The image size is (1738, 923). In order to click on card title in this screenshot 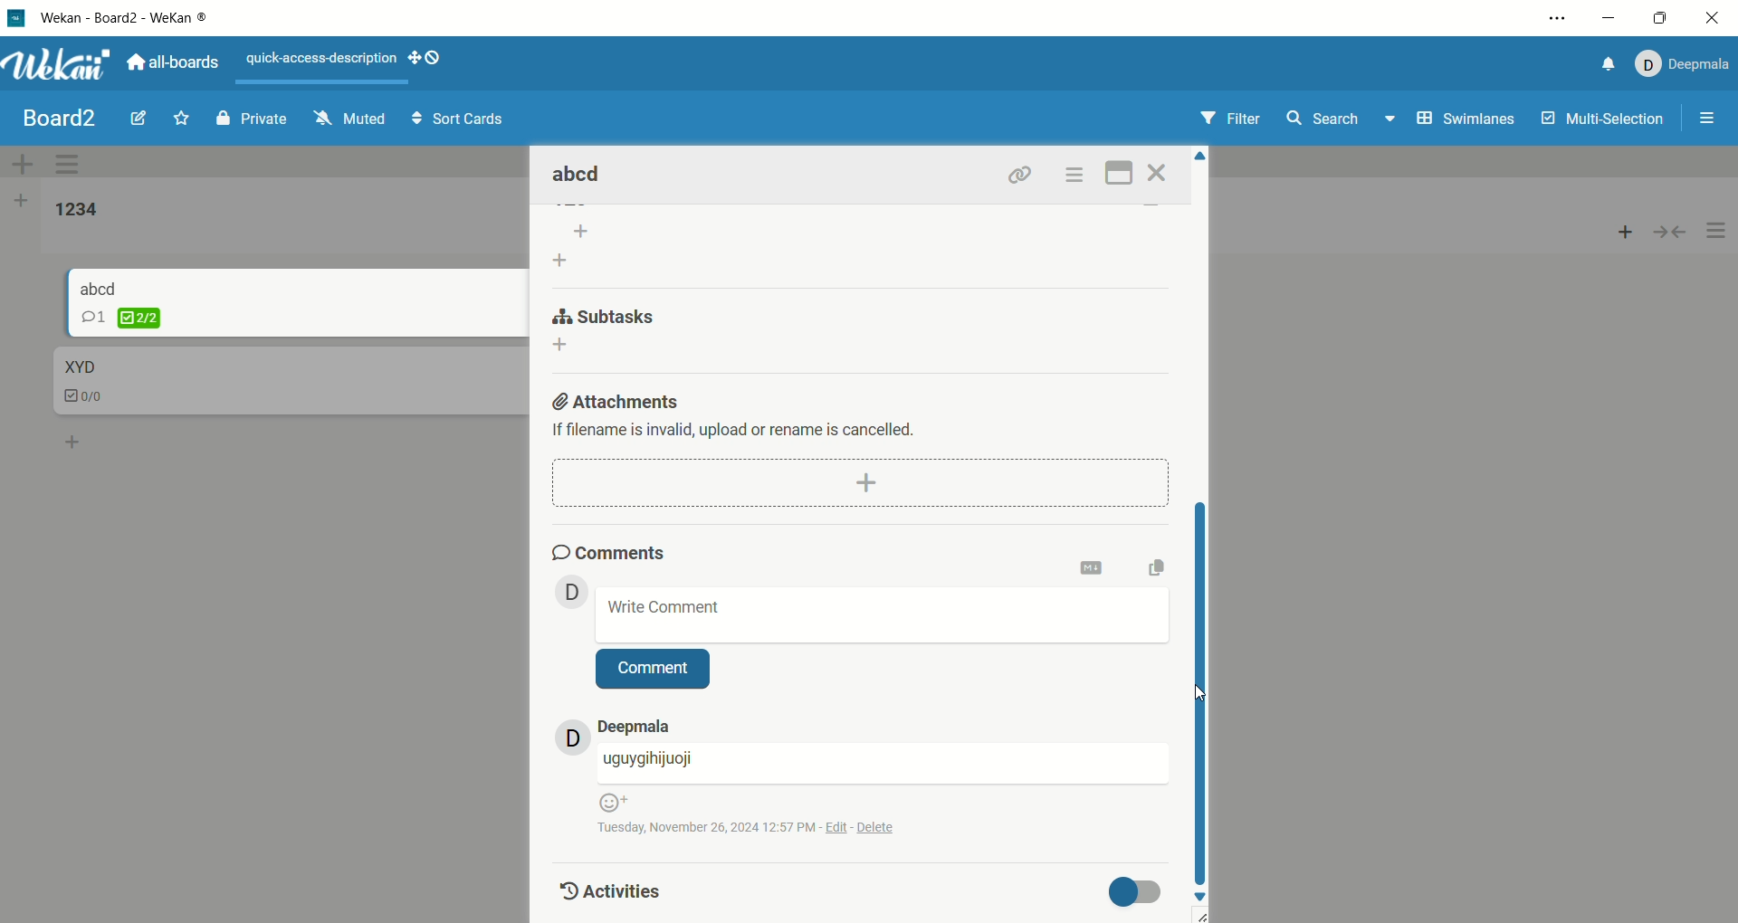, I will do `click(100, 287)`.